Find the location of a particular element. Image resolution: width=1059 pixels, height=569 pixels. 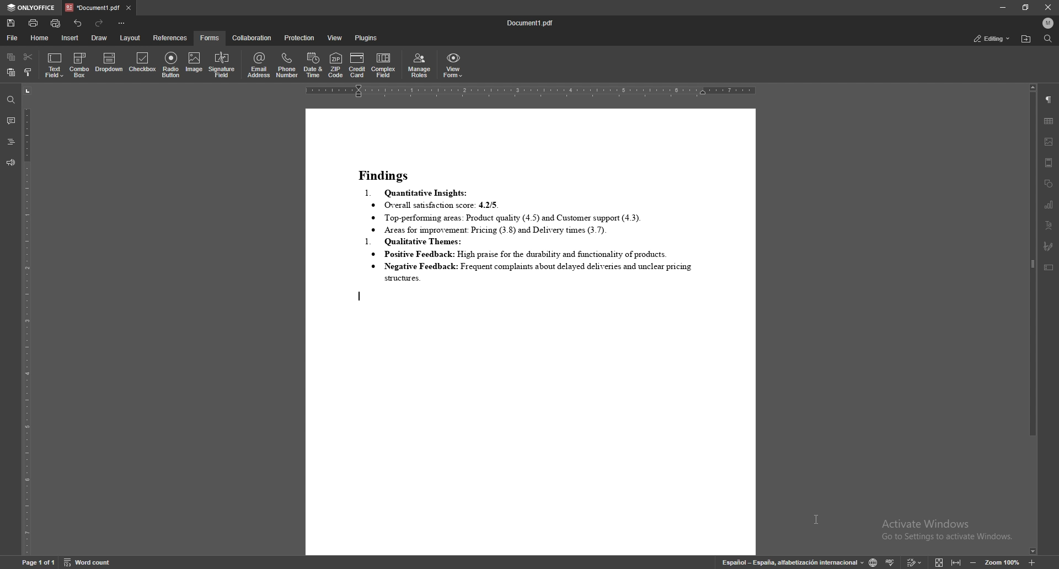

credit card is located at coordinates (358, 65).